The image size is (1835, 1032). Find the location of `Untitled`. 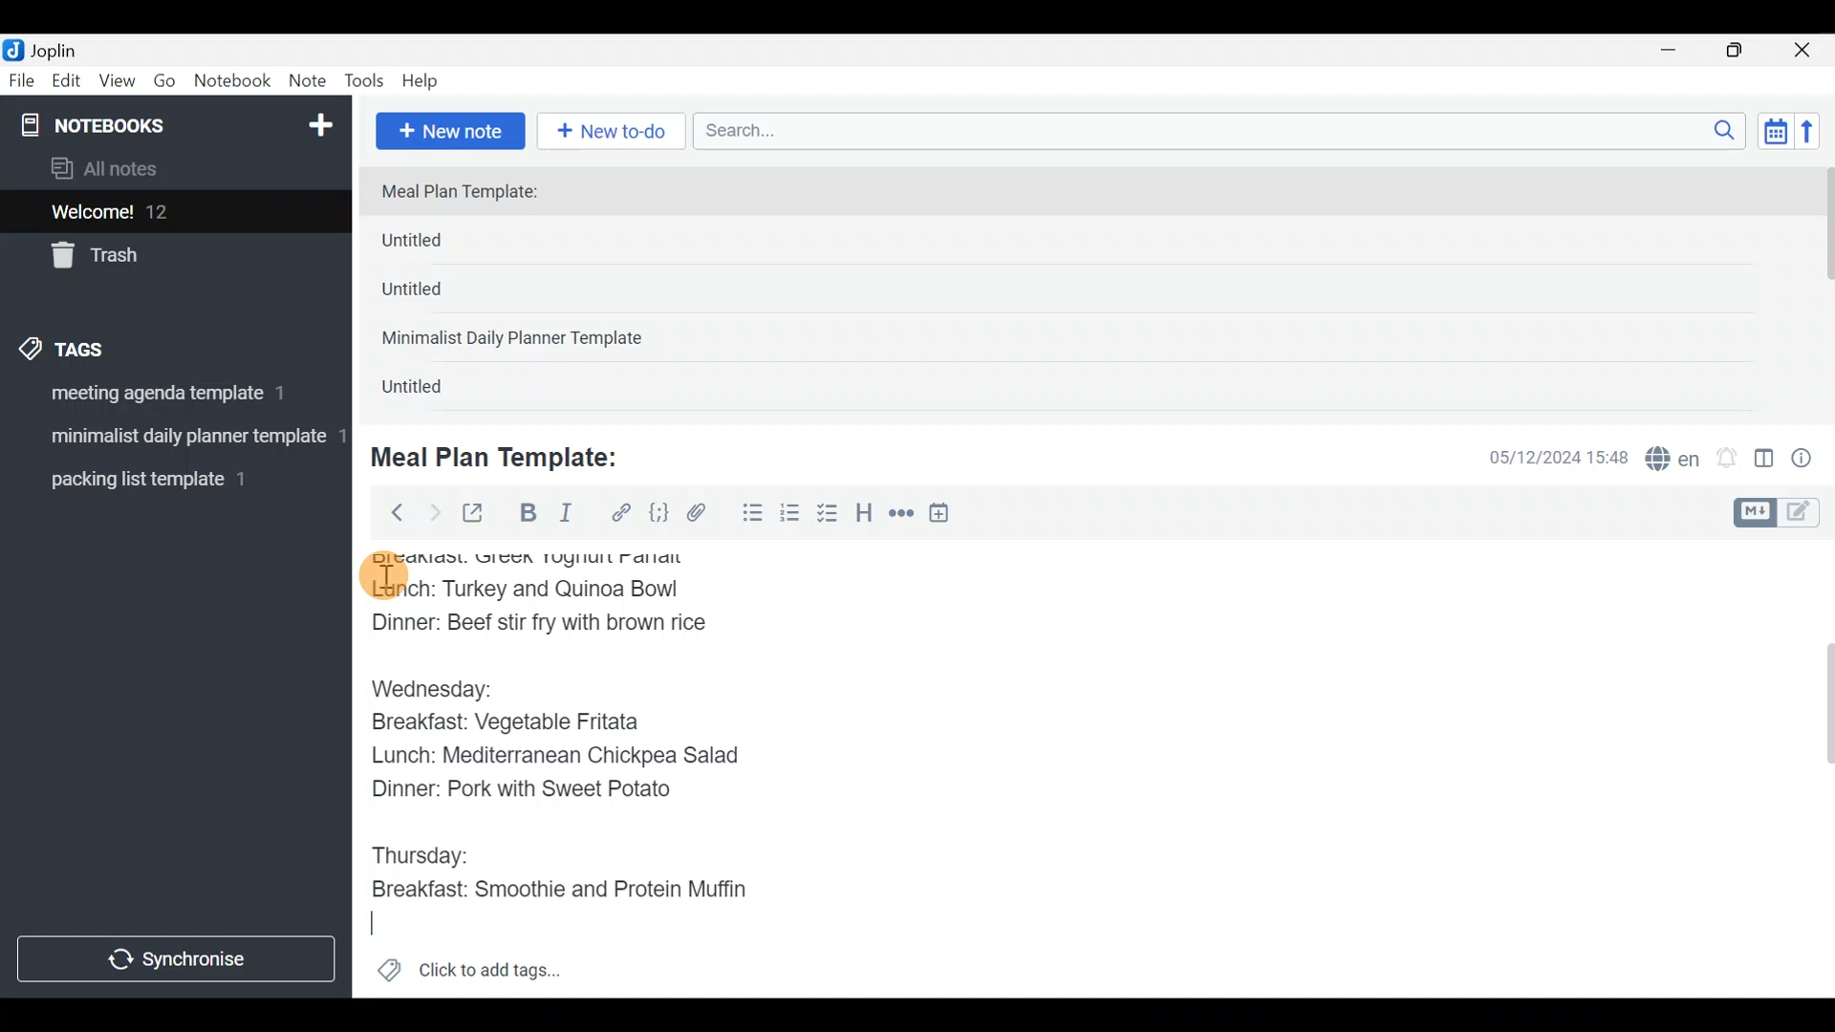

Untitled is located at coordinates (434, 391).